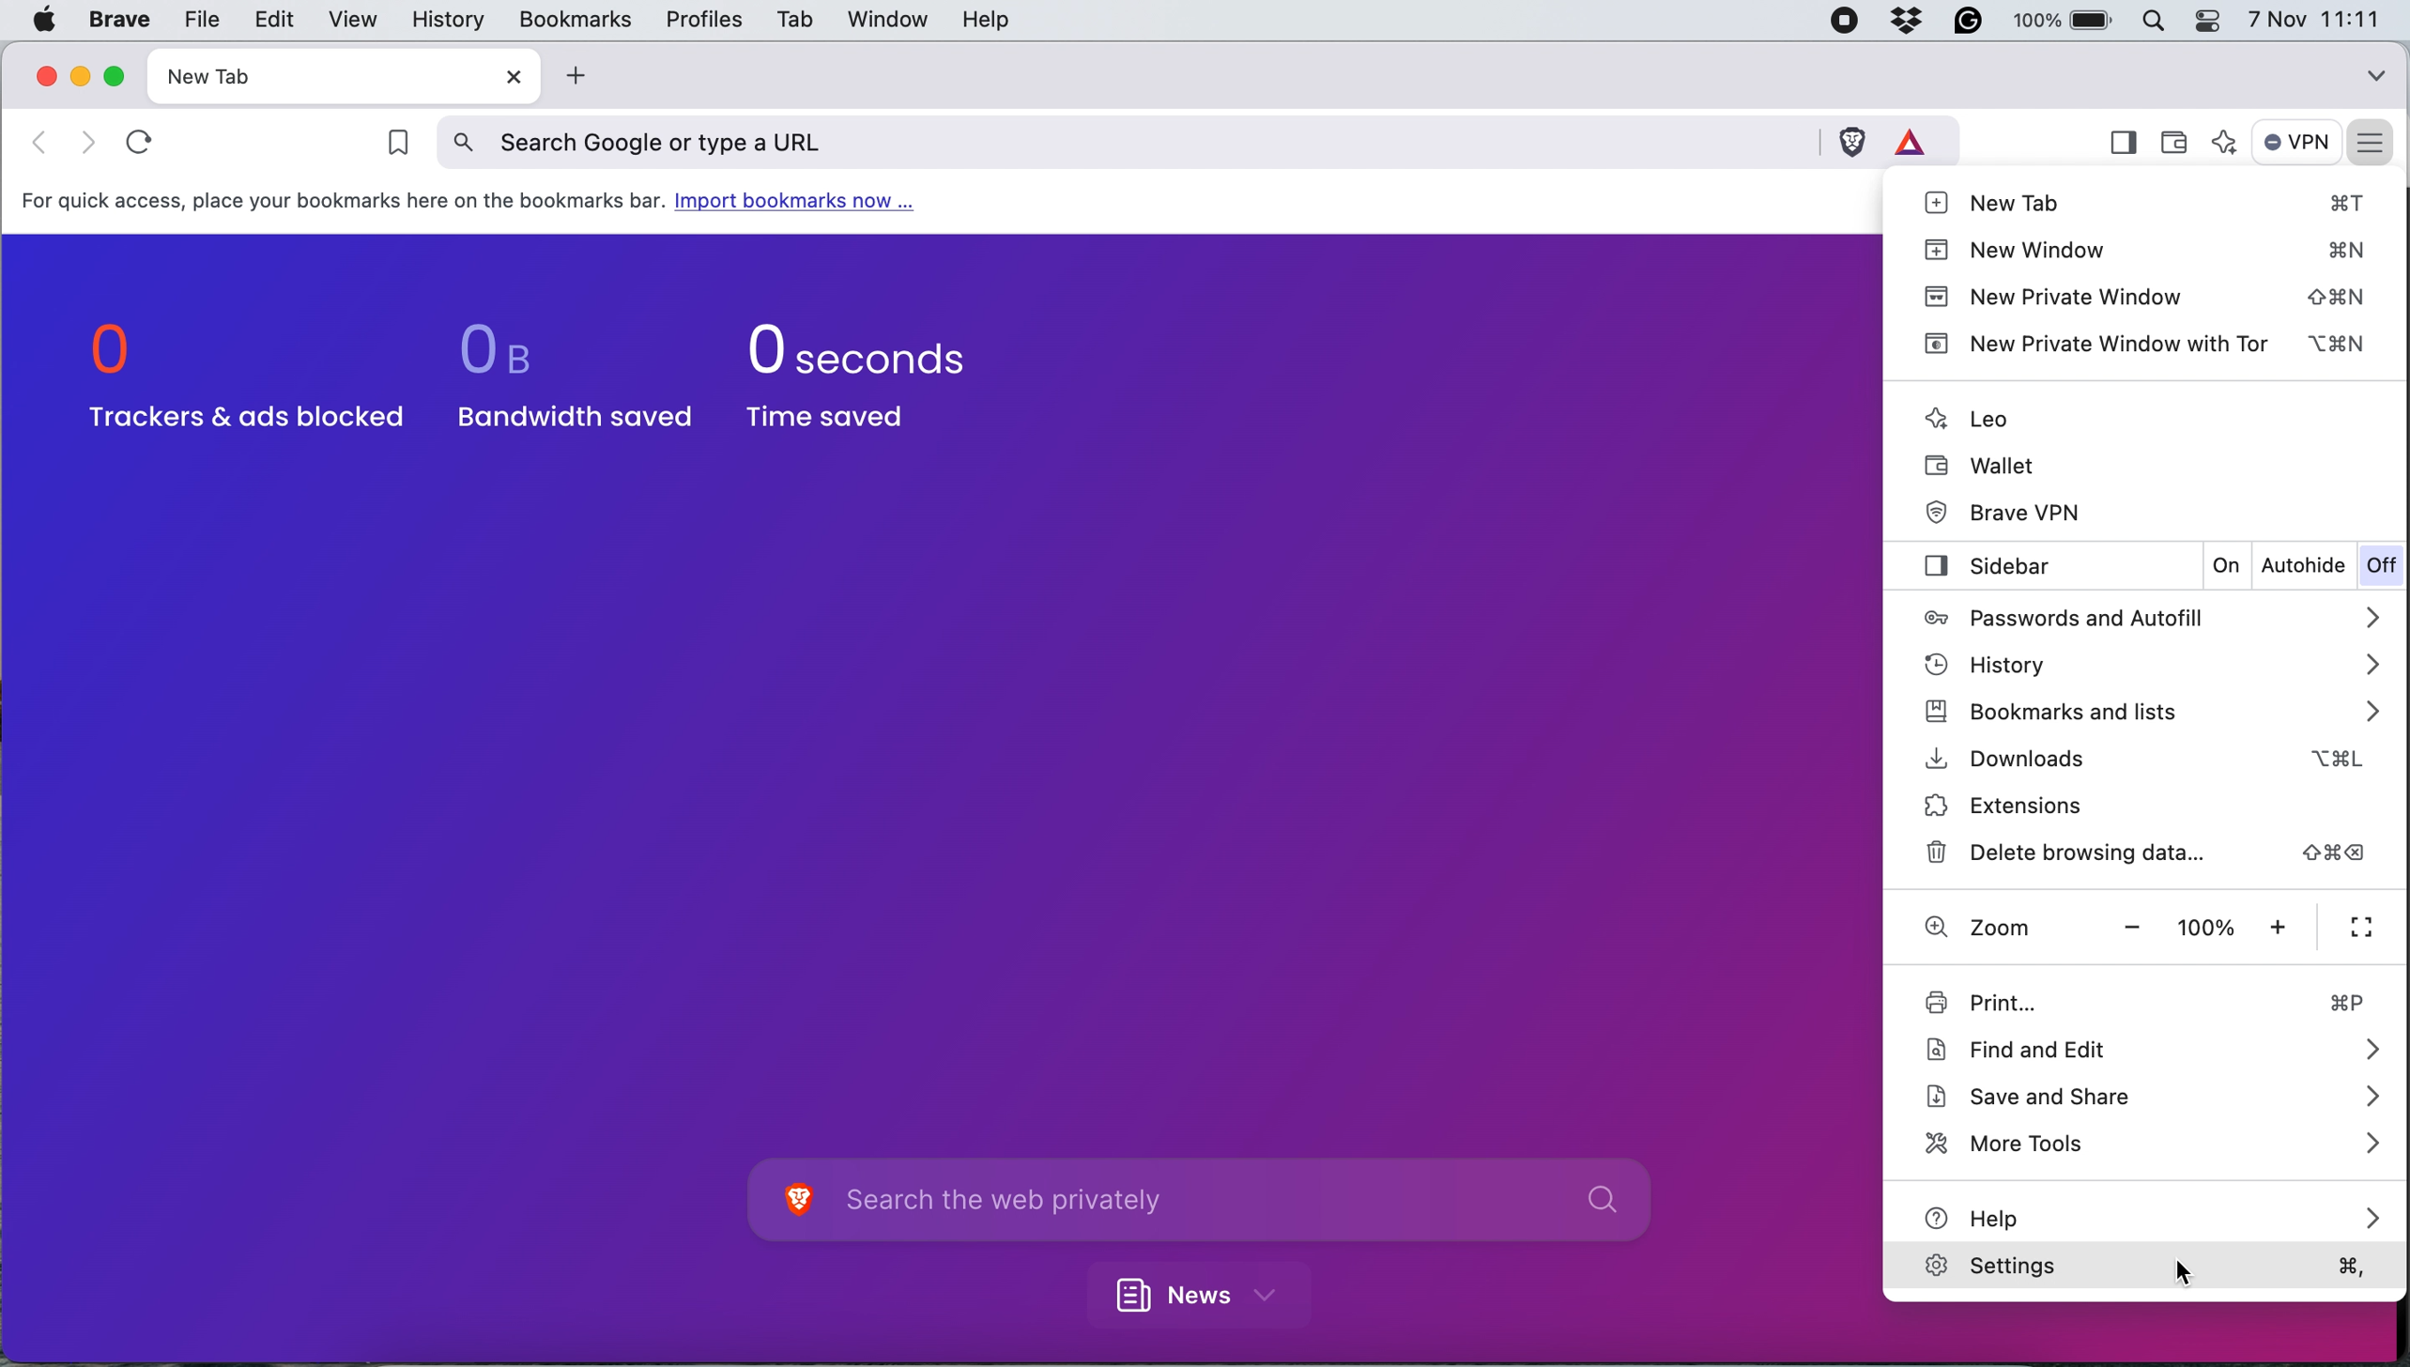 The image size is (2410, 1367). Describe the element at coordinates (43, 141) in the screenshot. I see `click to go forward, hold to see histroy` at that location.